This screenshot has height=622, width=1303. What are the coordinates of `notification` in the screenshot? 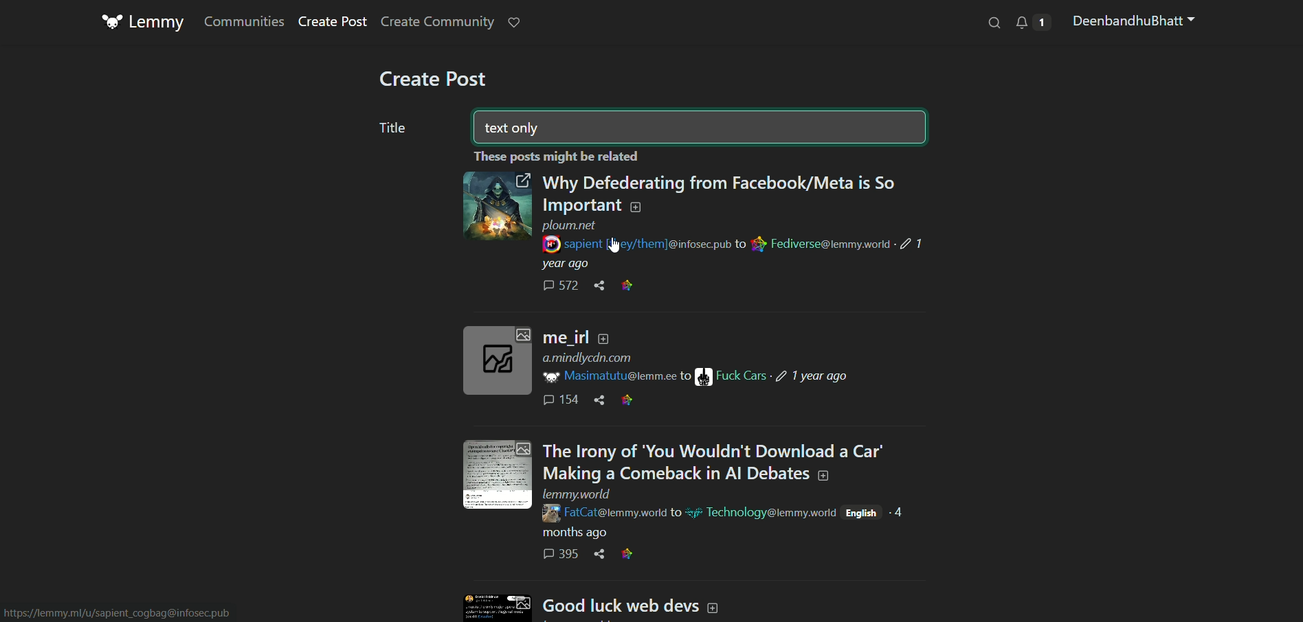 It's located at (1032, 23).